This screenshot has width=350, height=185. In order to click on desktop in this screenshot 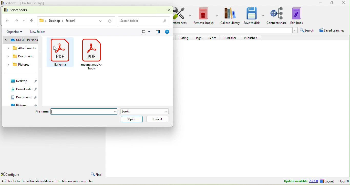, I will do `click(23, 81)`.